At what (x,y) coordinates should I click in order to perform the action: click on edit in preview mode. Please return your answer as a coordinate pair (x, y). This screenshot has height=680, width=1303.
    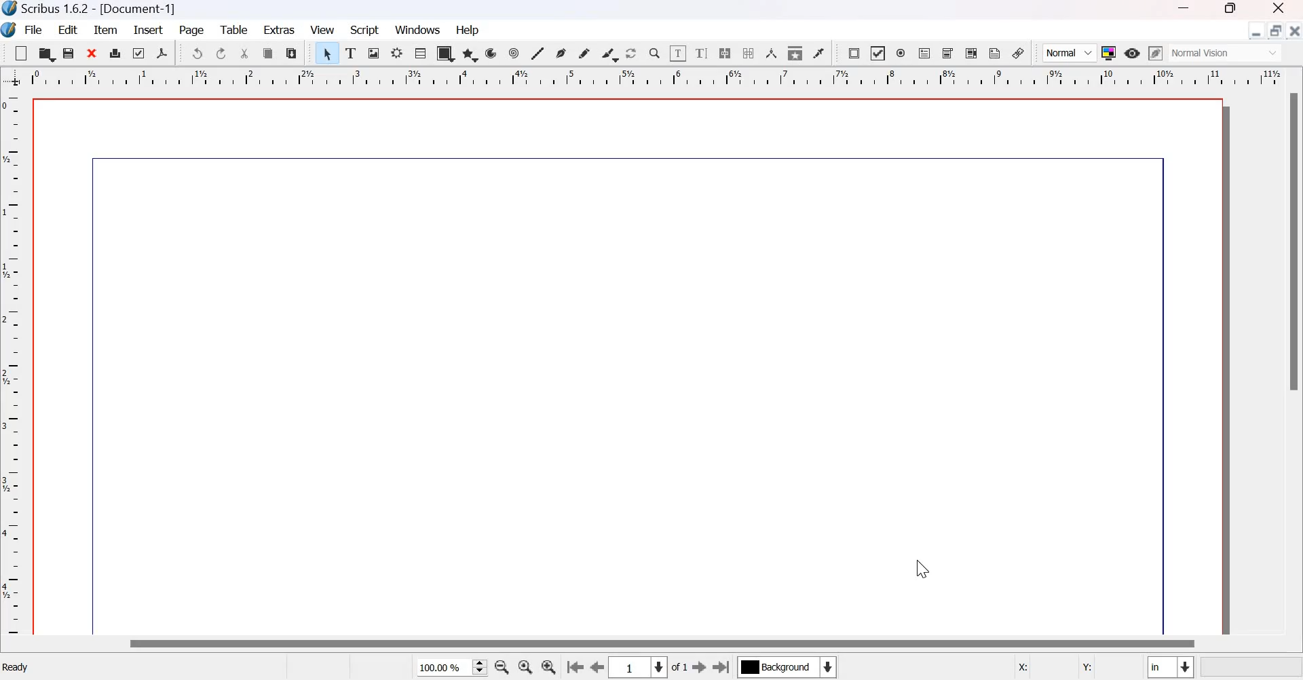
    Looking at the image, I should click on (1156, 54).